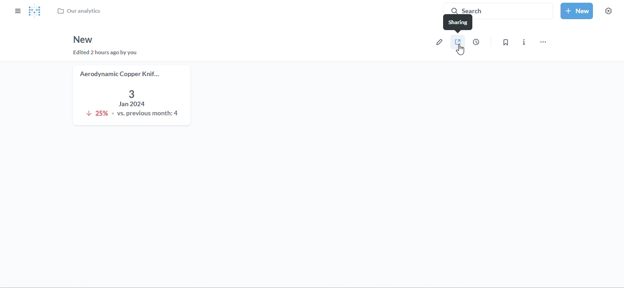  What do you see at coordinates (476, 41) in the screenshot?
I see `auto-refresh` at bounding box center [476, 41].